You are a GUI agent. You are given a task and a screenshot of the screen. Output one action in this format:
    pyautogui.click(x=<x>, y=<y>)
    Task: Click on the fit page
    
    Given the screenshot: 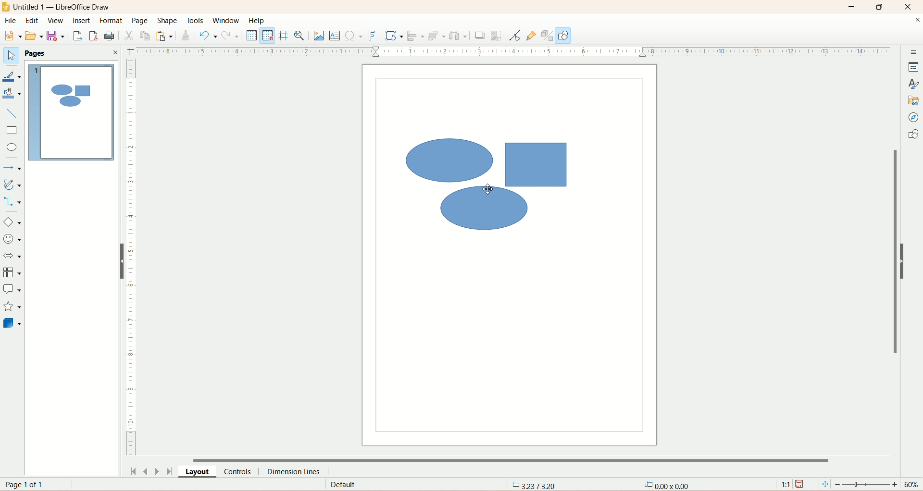 What is the action you would take?
    pyautogui.click(x=824, y=485)
    